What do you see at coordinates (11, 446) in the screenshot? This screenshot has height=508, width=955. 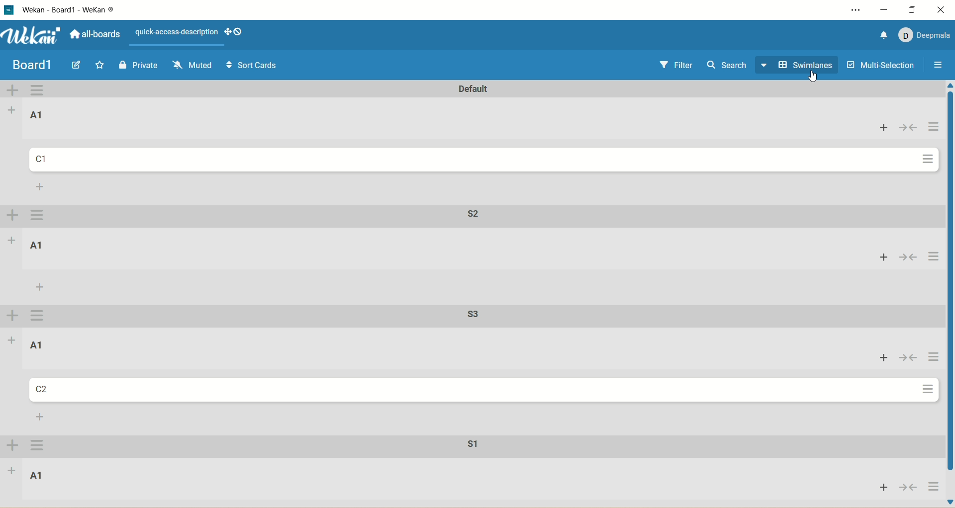 I see `add swimlane` at bounding box center [11, 446].